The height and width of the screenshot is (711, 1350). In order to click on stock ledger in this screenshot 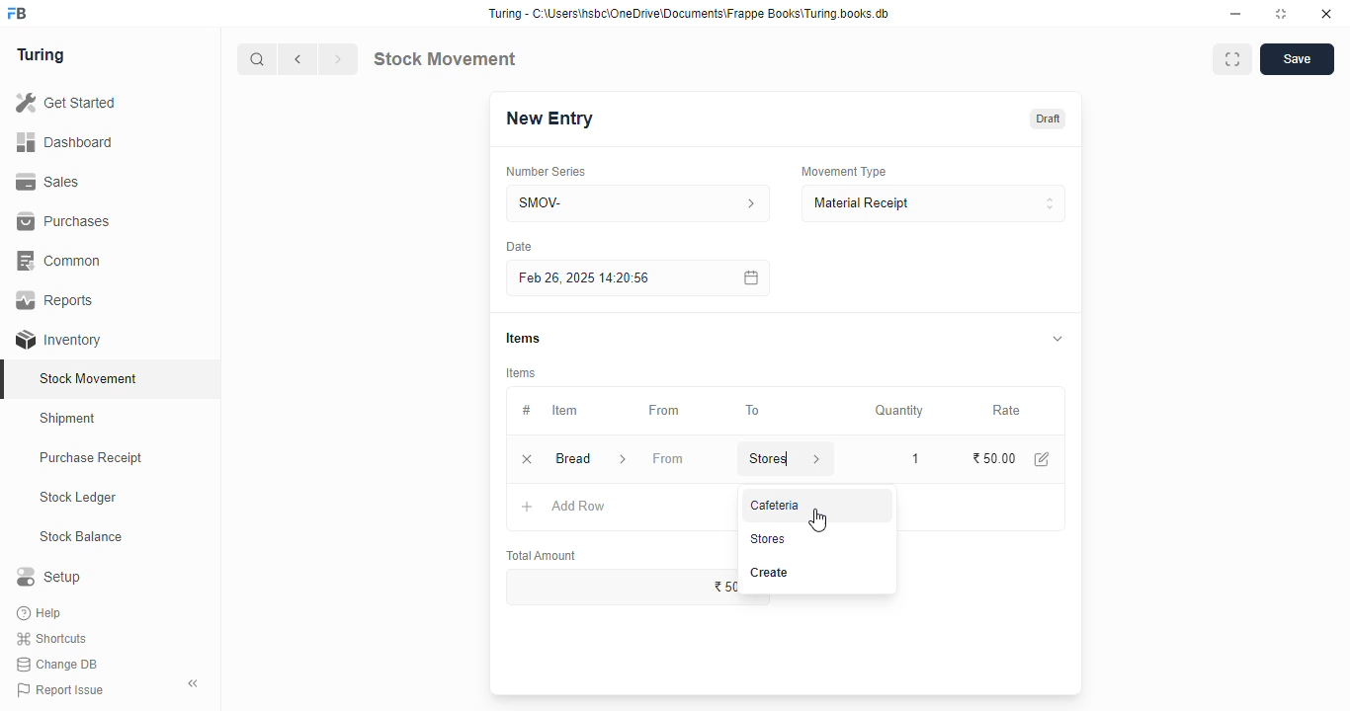, I will do `click(79, 498)`.